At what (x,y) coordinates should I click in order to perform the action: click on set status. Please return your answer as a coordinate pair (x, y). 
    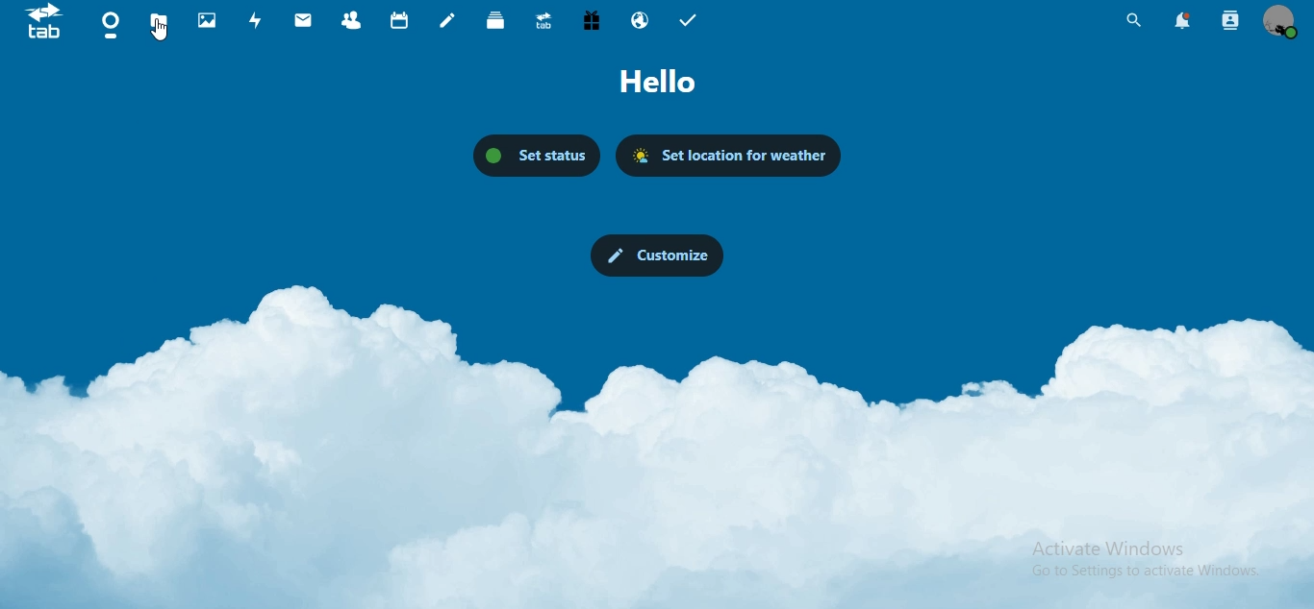
    Looking at the image, I should click on (538, 154).